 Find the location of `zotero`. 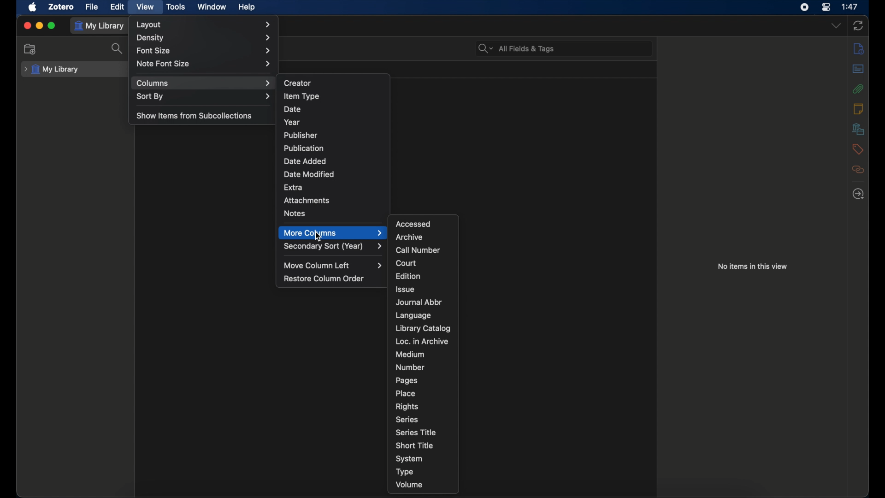

zotero is located at coordinates (60, 6).